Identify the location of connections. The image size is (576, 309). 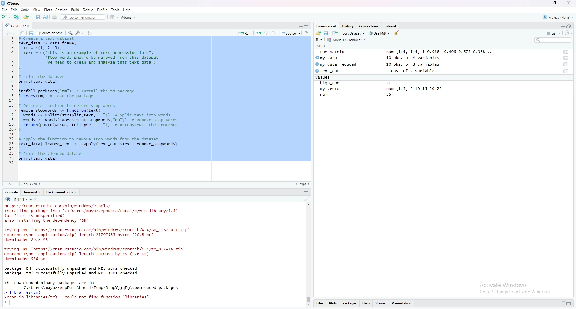
(370, 26).